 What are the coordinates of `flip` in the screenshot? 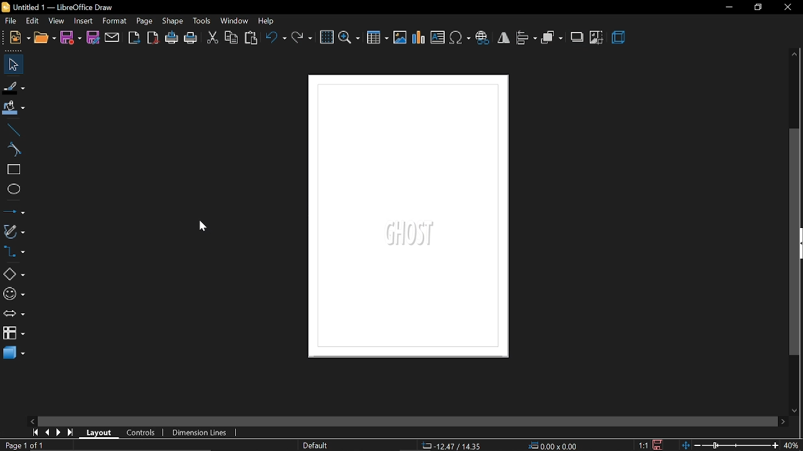 It's located at (504, 38).